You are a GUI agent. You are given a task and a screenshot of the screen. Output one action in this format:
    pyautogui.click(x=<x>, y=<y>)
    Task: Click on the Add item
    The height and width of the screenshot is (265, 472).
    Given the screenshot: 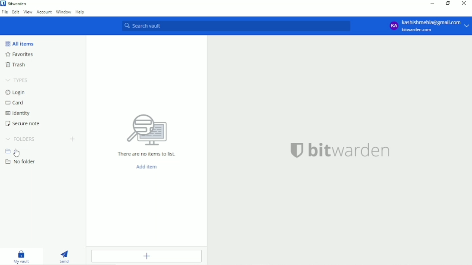 What is the action you would take?
    pyautogui.click(x=147, y=167)
    